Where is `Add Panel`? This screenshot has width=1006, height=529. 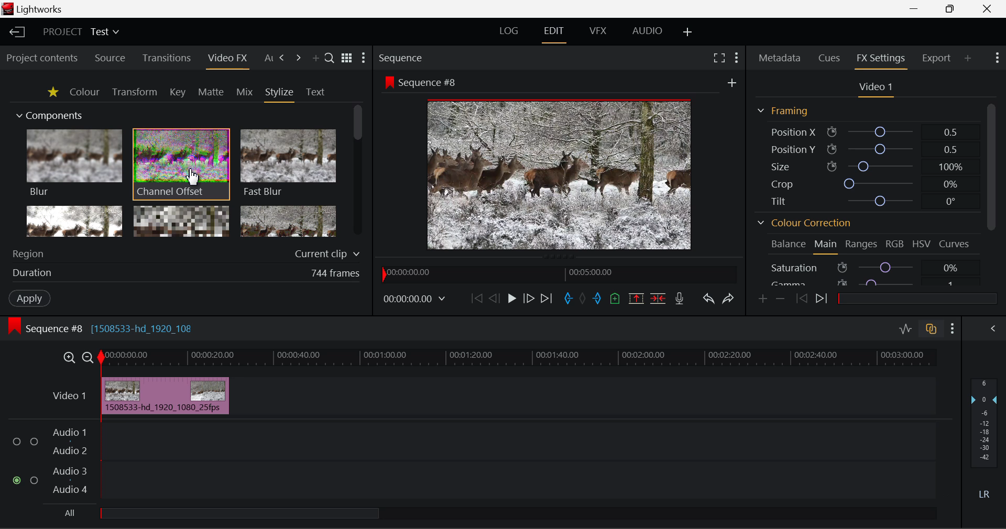
Add Panel is located at coordinates (315, 59).